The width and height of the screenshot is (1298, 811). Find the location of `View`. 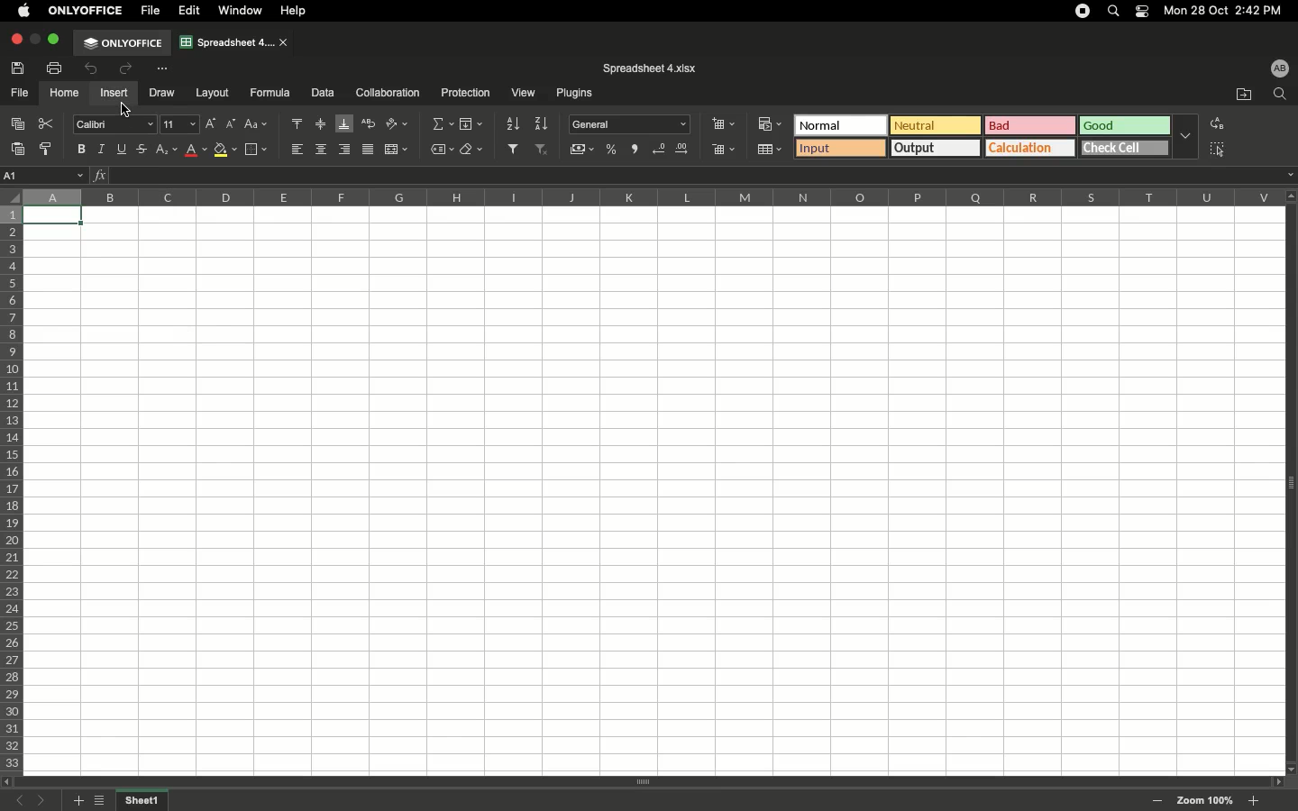

View is located at coordinates (522, 94).